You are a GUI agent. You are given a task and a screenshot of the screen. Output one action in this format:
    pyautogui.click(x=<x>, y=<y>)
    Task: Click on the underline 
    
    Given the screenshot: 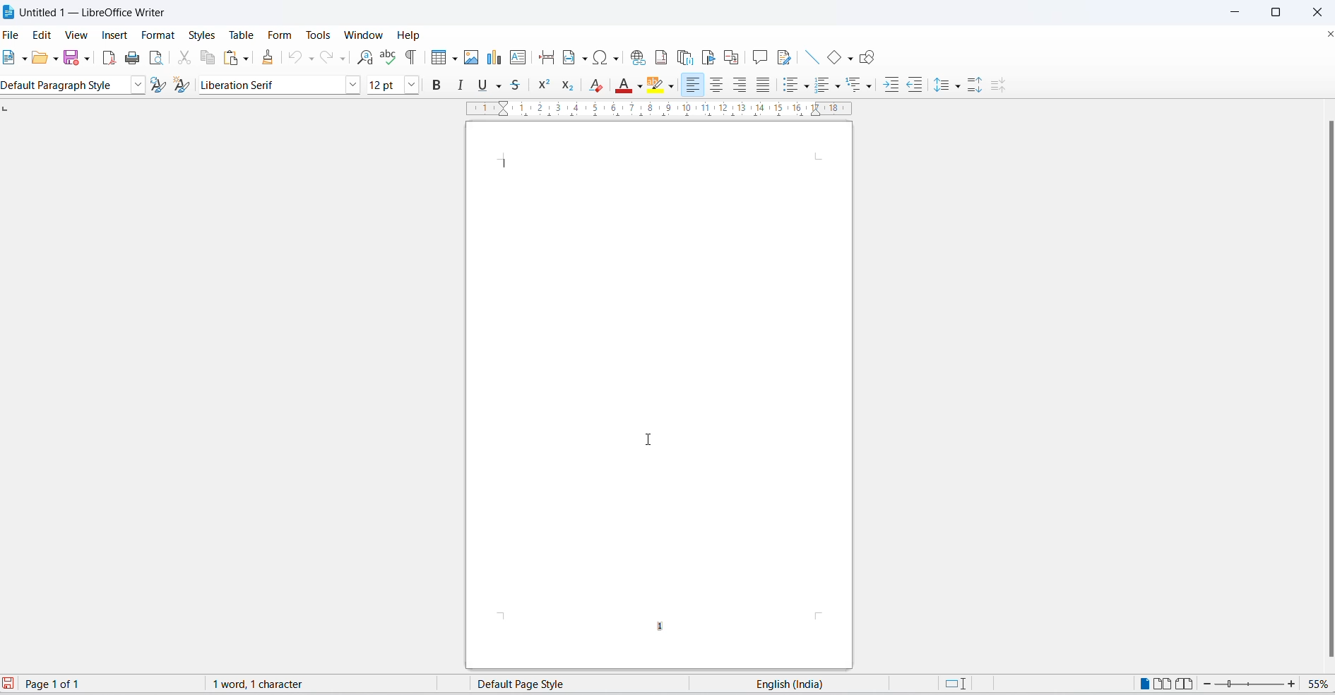 What is the action you would take?
    pyautogui.click(x=480, y=86)
    